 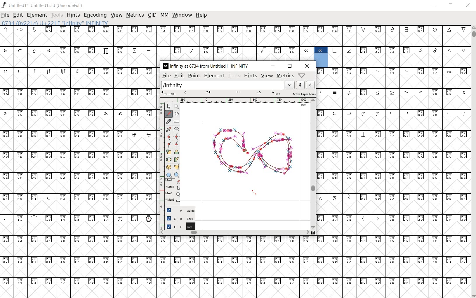 What do you see at coordinates (305, 85) in the screenshot?
I see `show the previous or next word list` at bounding box center [305, 85].